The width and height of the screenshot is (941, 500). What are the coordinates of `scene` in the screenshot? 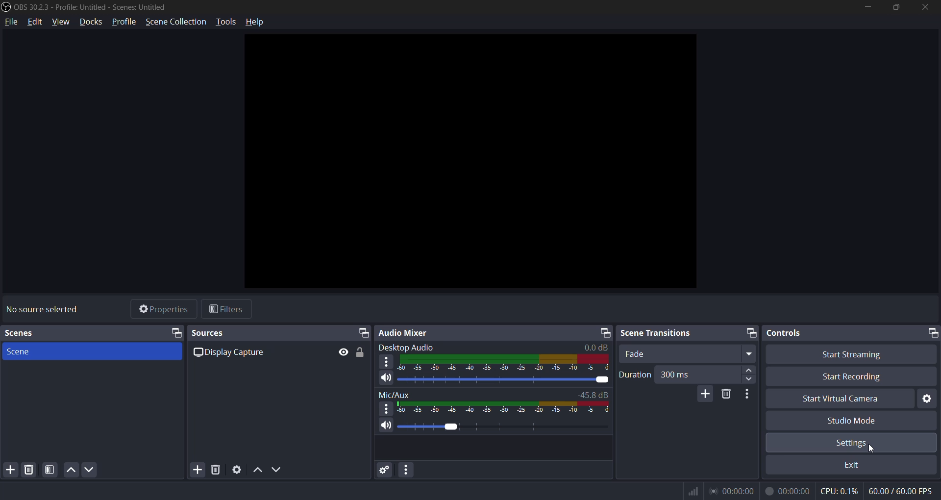 It's located at (23, 352).